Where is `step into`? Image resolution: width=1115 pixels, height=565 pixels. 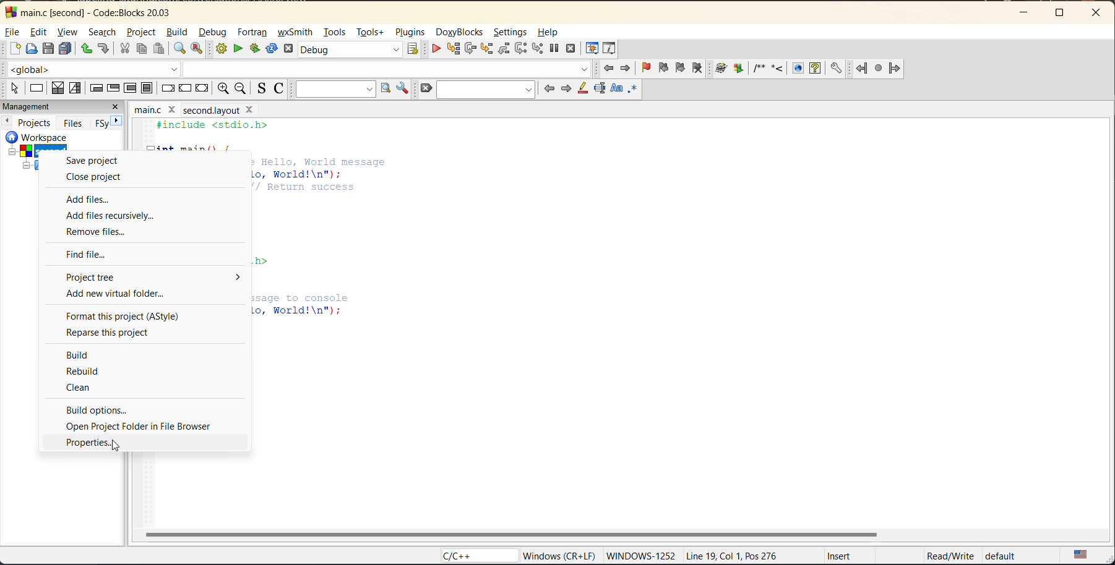 step into is located at coordinates (486, 51).